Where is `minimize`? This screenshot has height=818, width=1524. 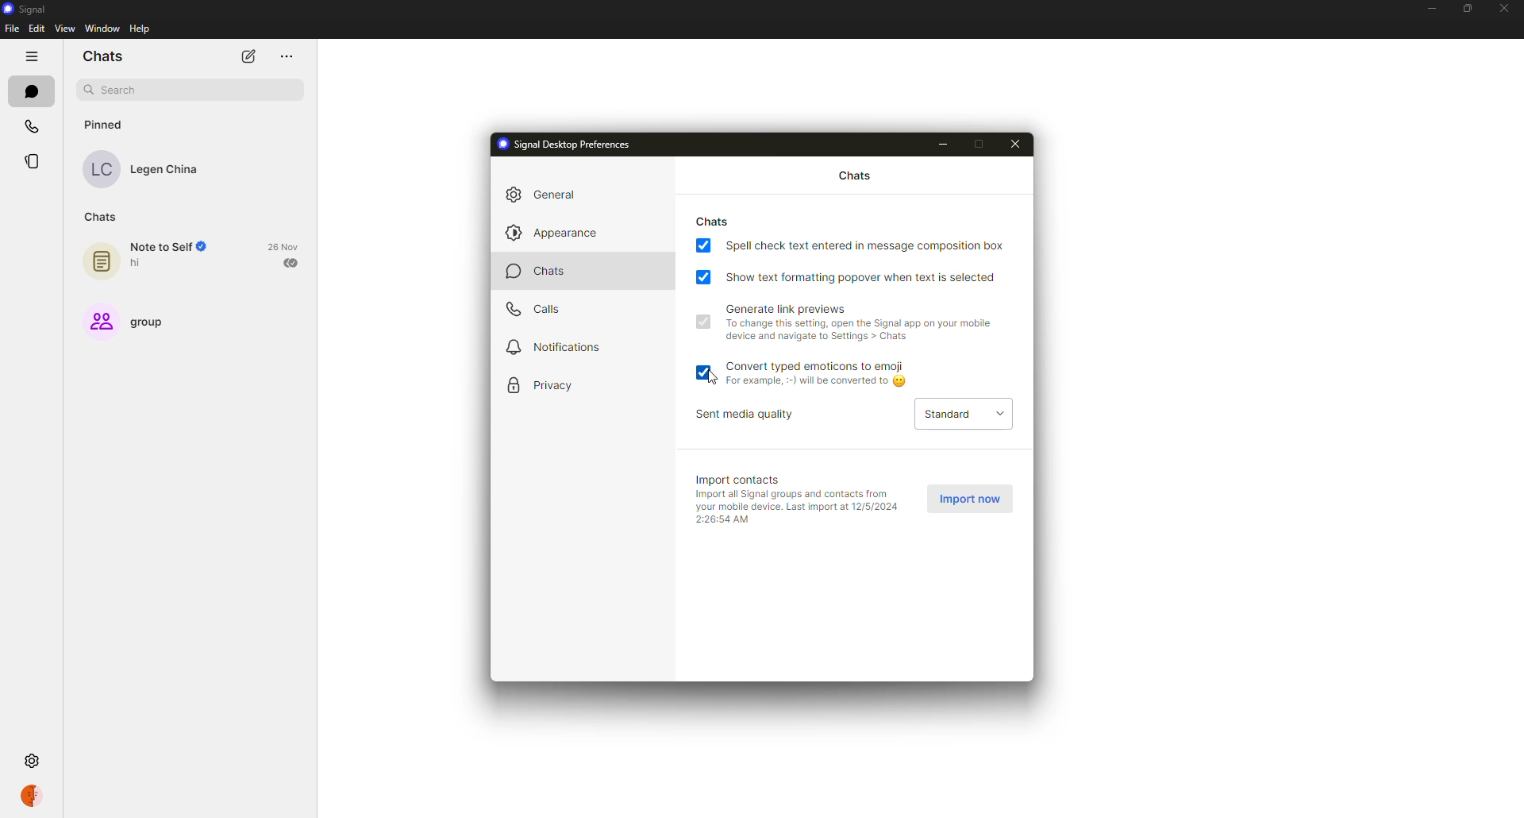
minimize is located at coordinates (944, 144).